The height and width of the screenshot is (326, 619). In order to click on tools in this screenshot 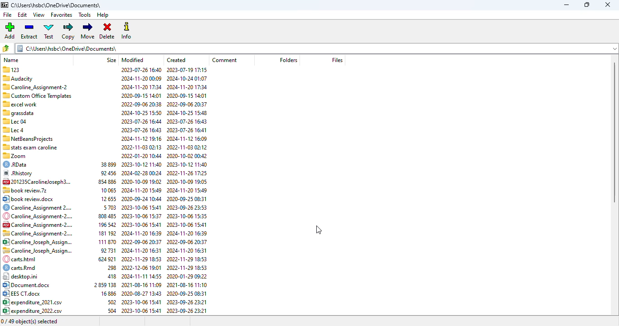, I will do `click(85, 15)`.